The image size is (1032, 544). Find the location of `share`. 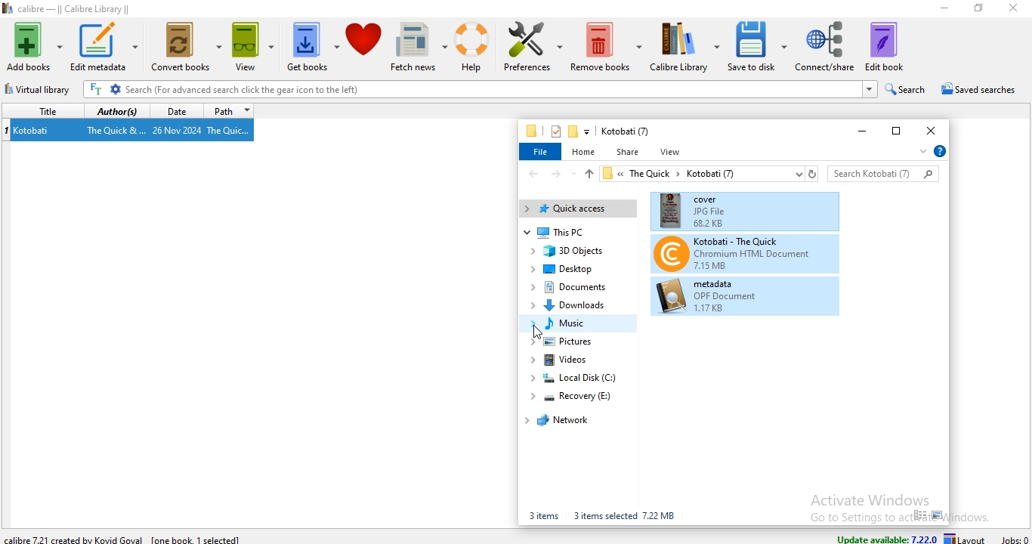

share is located at coordinates (627, 152).